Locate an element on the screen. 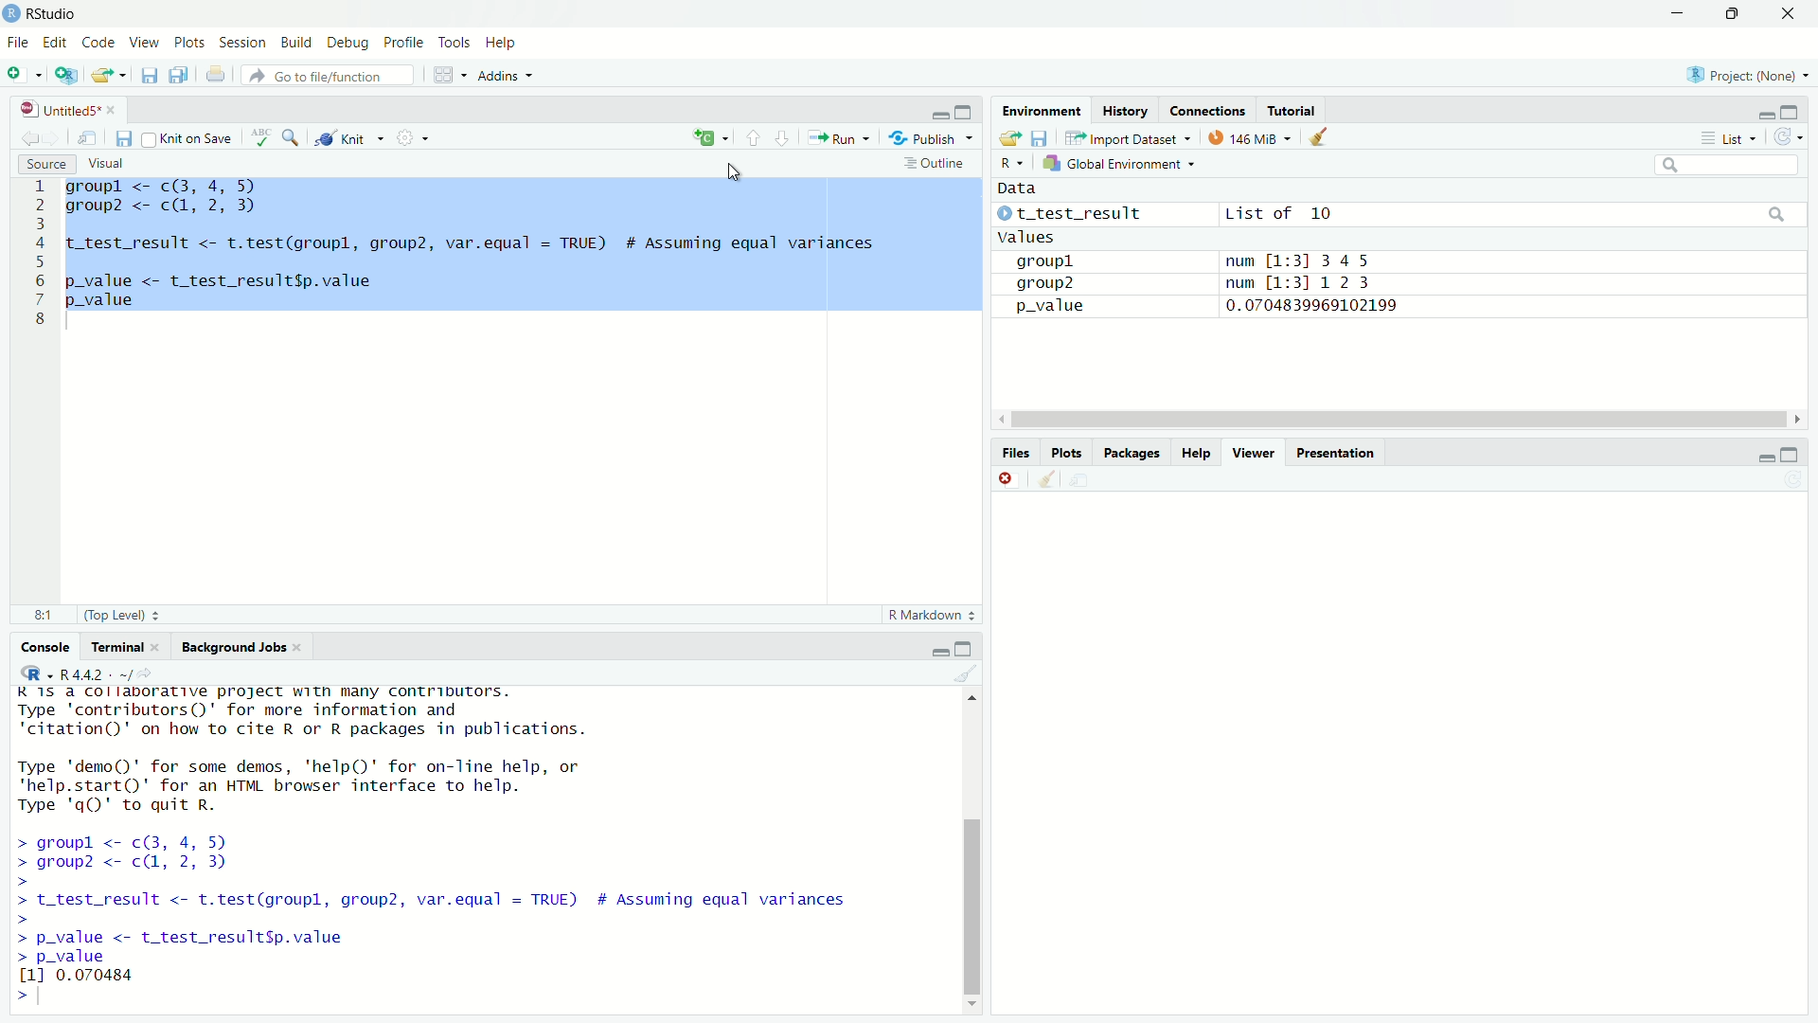  scroll bar is located at coordinates (968, 849).